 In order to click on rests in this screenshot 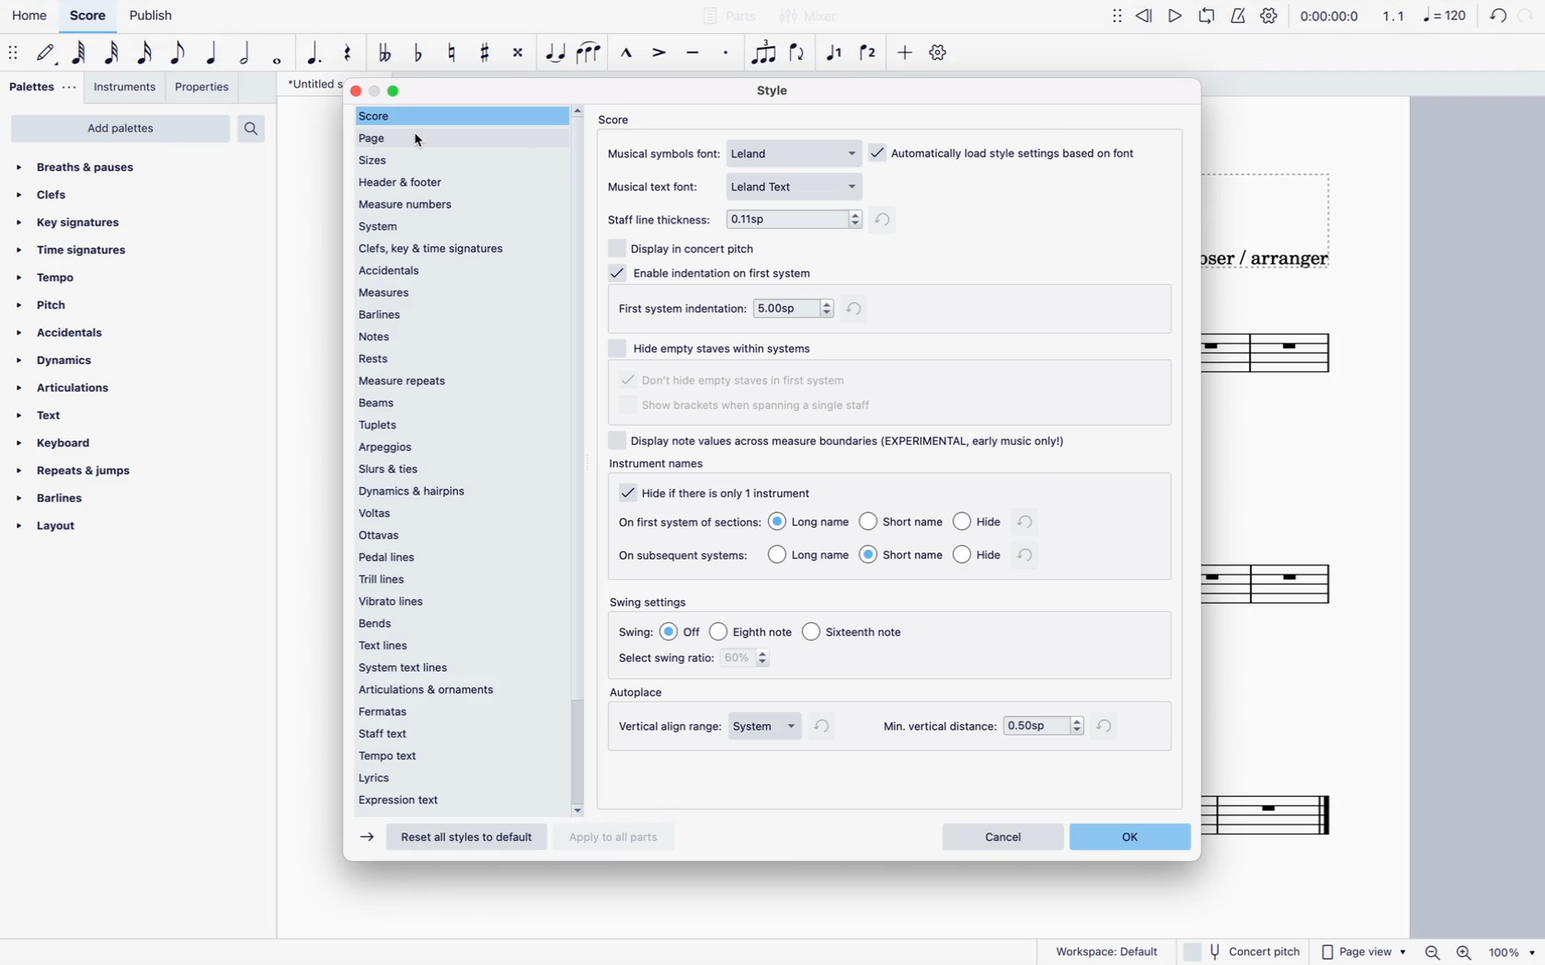, I will do `click(452, 358)`.